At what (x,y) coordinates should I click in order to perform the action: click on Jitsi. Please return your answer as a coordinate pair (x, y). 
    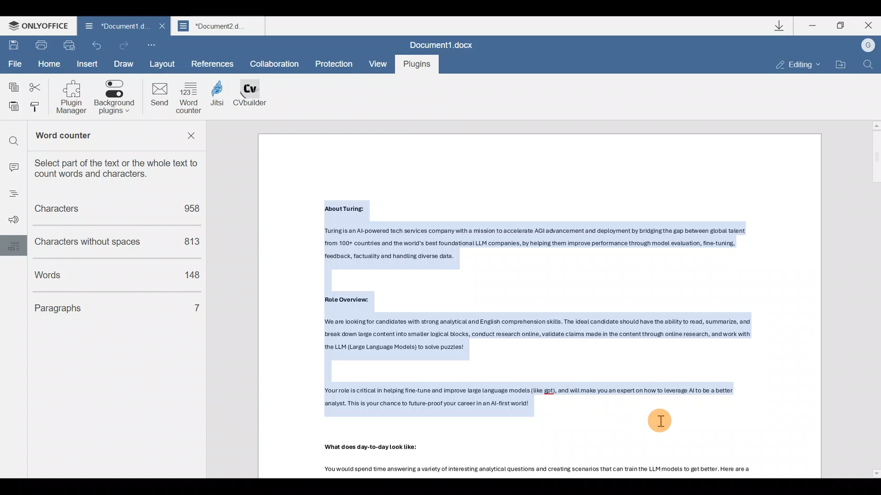
    Looking at the image, I should click on (223, 99).